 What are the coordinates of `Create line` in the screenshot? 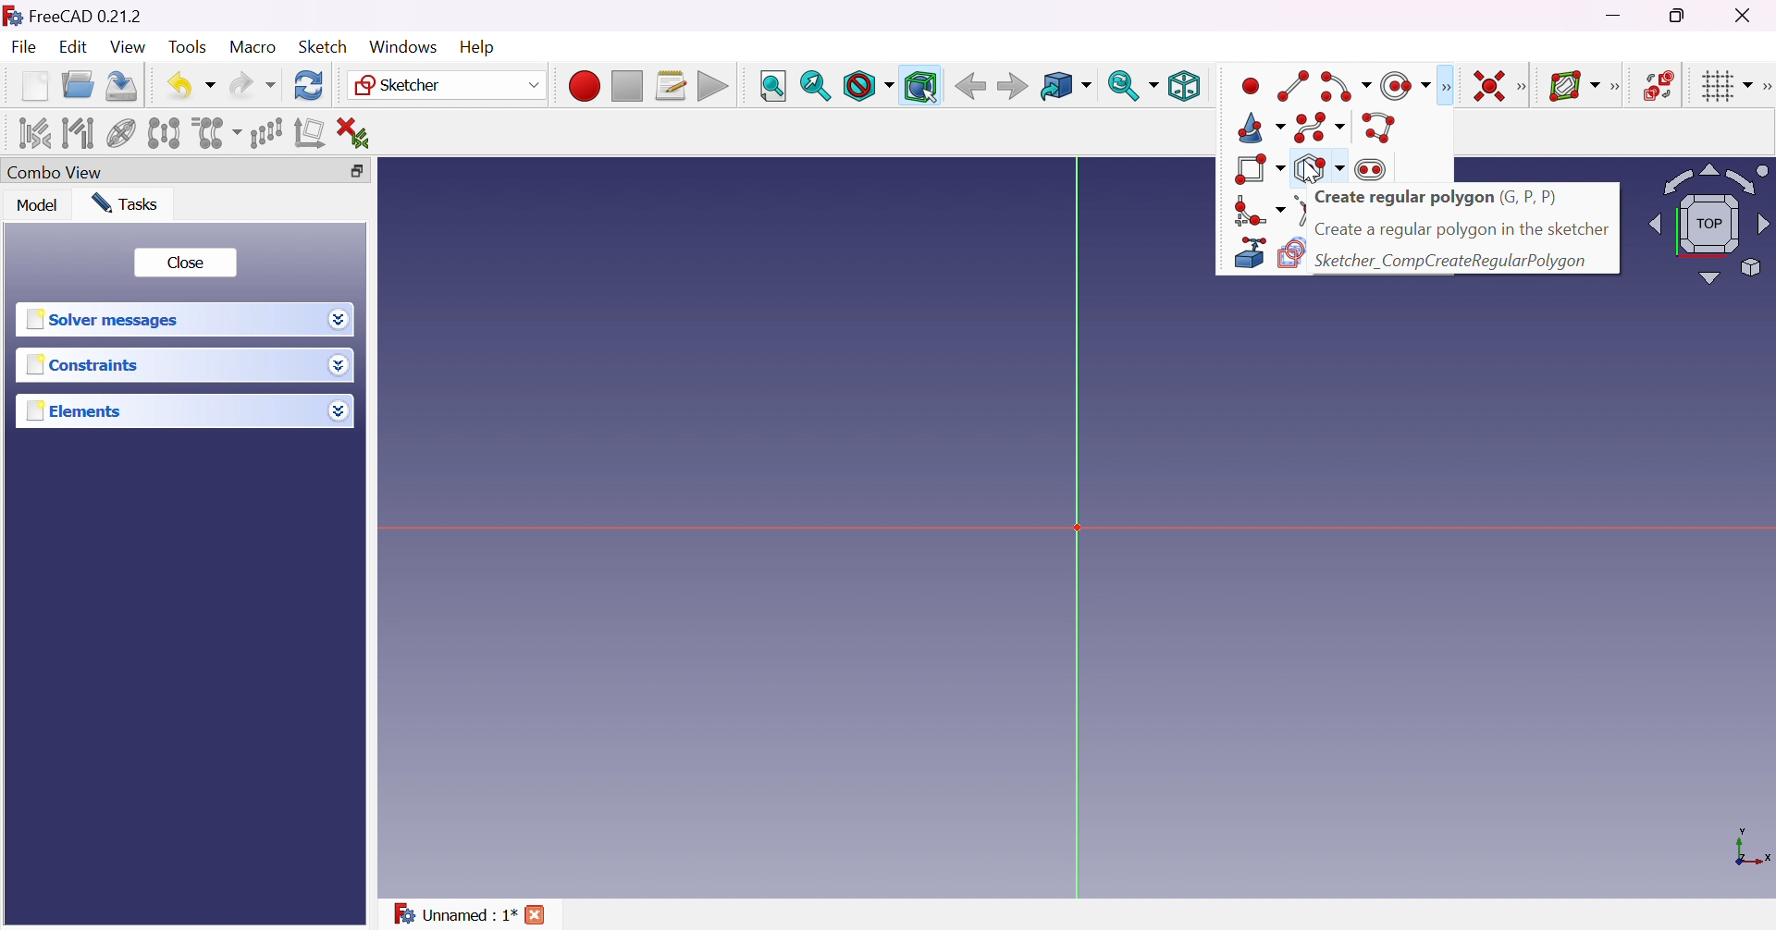 It's located at (1295, 85).